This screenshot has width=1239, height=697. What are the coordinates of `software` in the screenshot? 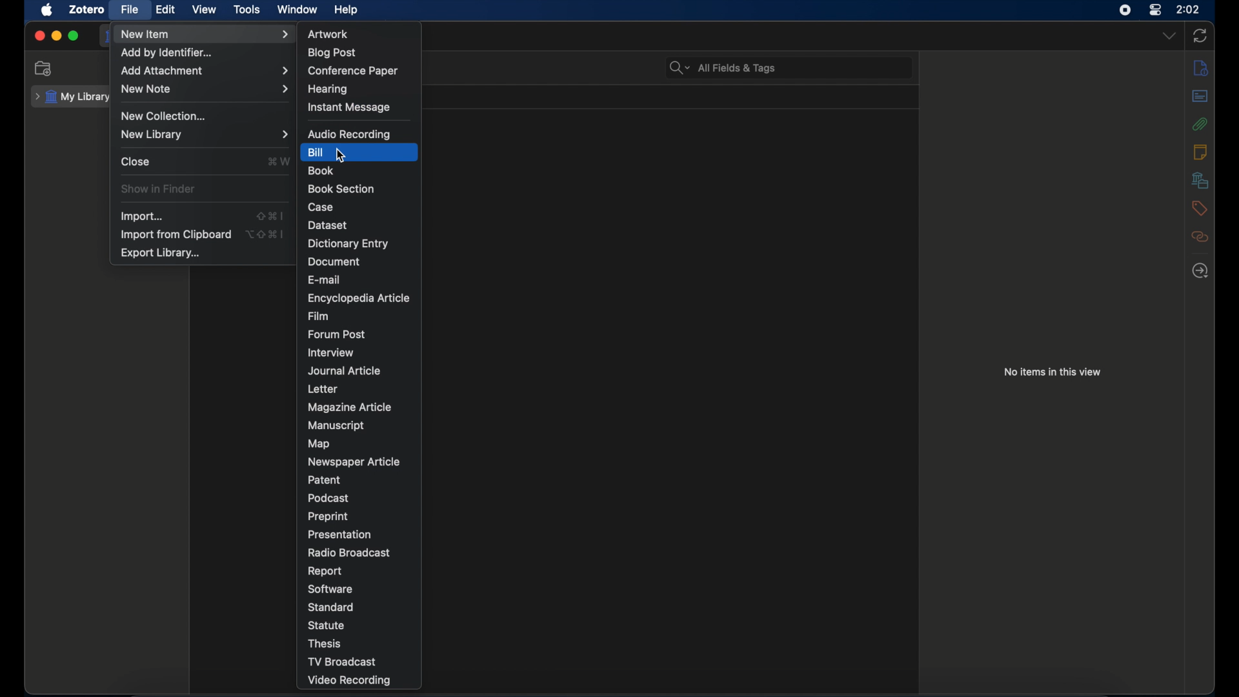 It's located at (332, 589).